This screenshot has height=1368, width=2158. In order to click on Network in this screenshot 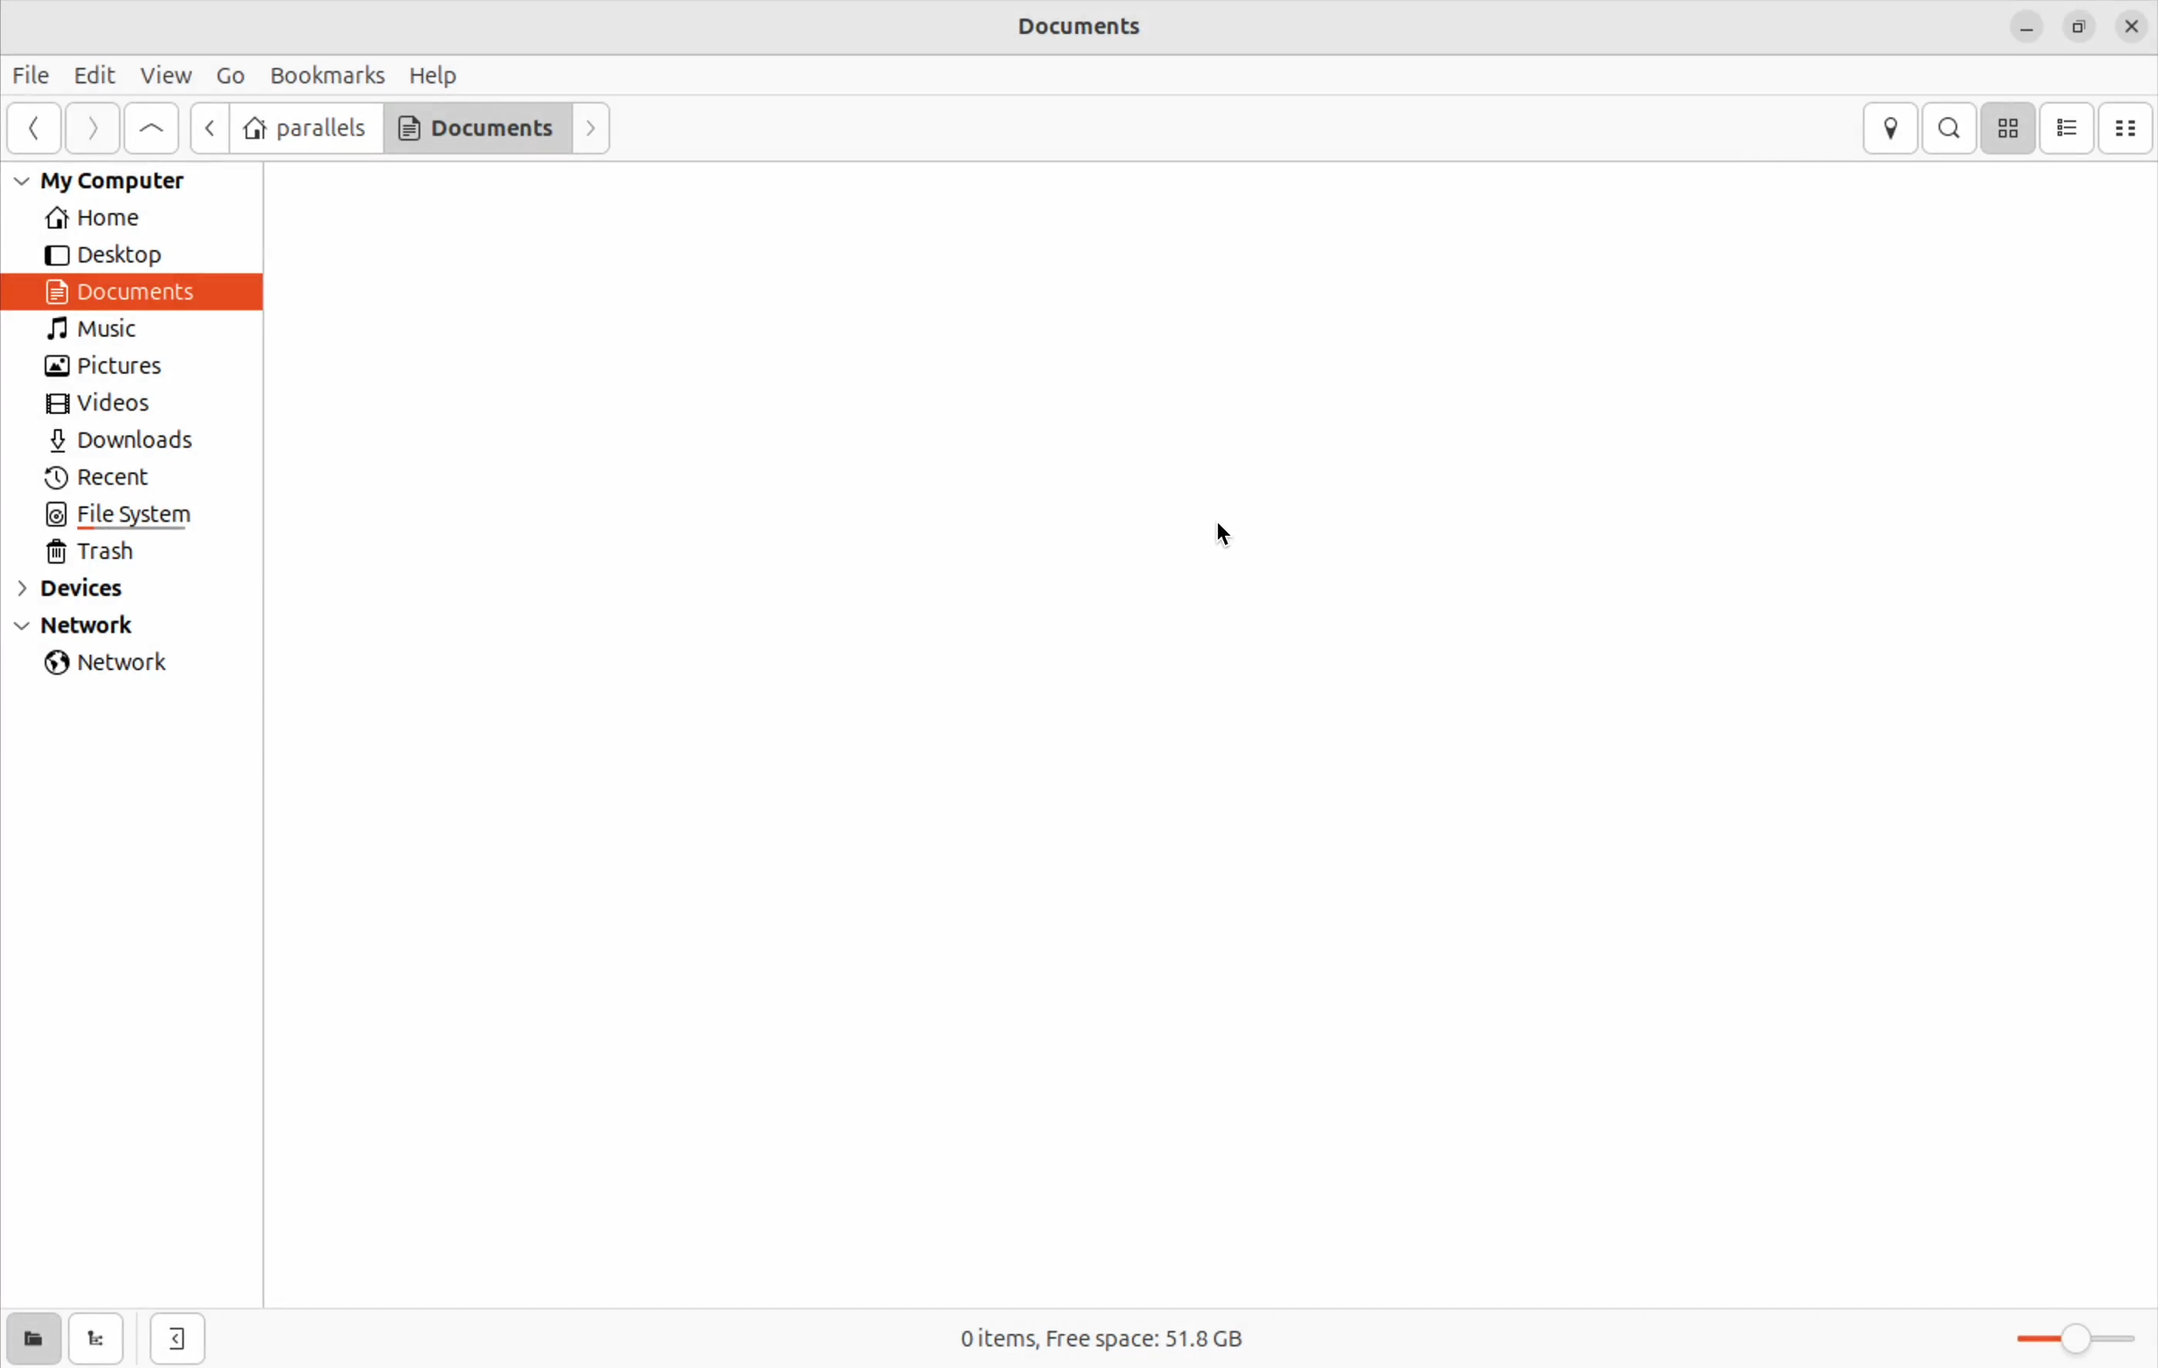, I will do `click(85, 626)`.